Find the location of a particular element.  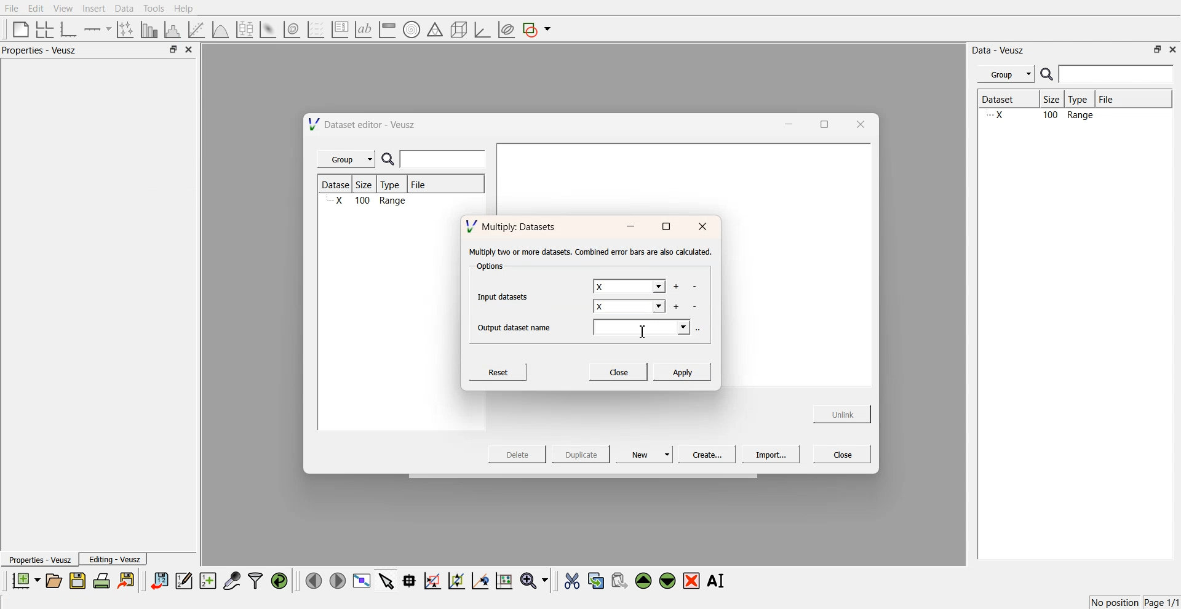

ternary shapes is located at coordinates (433, 31).